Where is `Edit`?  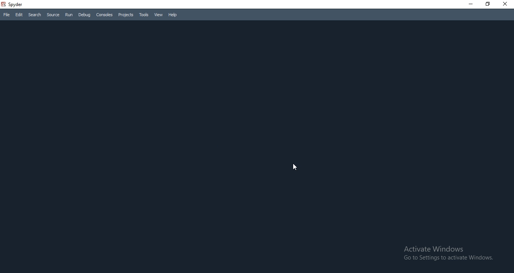
Edit is located at coordinates (18, 15).